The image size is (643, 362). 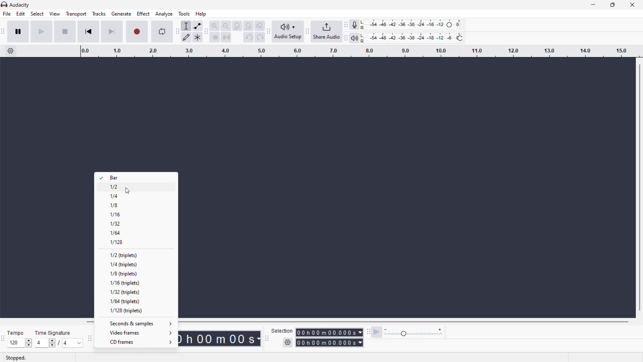 What do you see at coordinates (186, 38) in the screenshot?
I see `draw tool` at bounding box center [186, 38].